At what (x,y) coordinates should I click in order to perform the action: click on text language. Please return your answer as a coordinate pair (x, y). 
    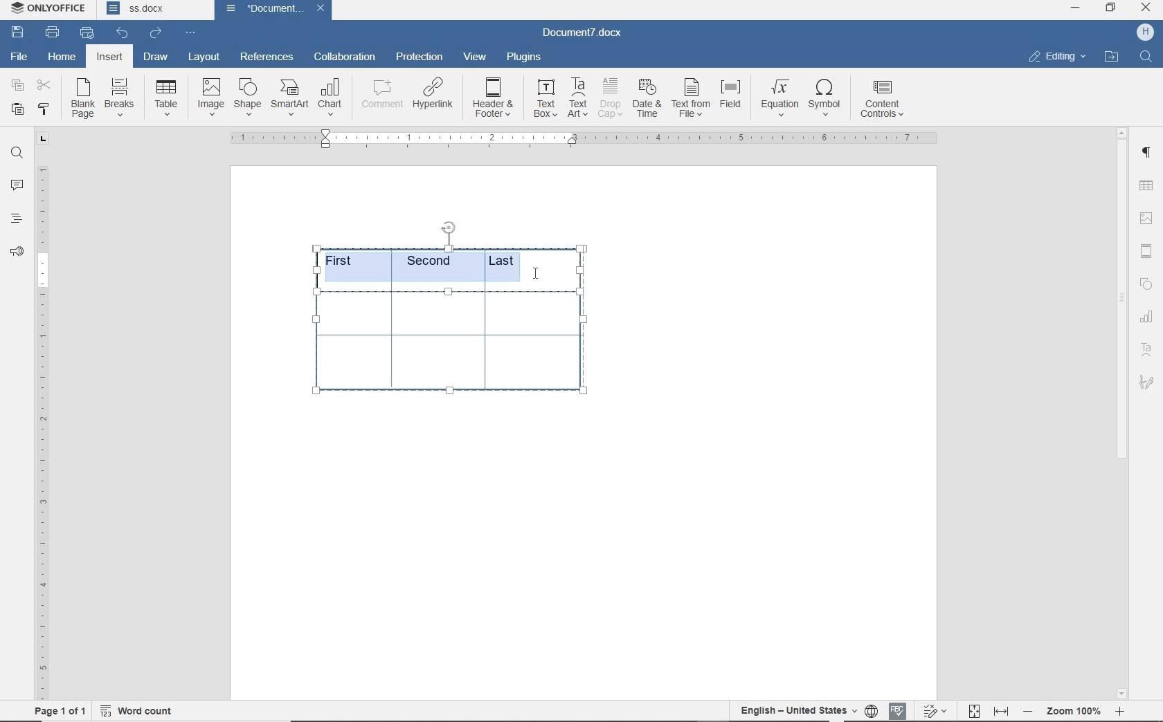
    Looking at the image, I should click on (798, 709).